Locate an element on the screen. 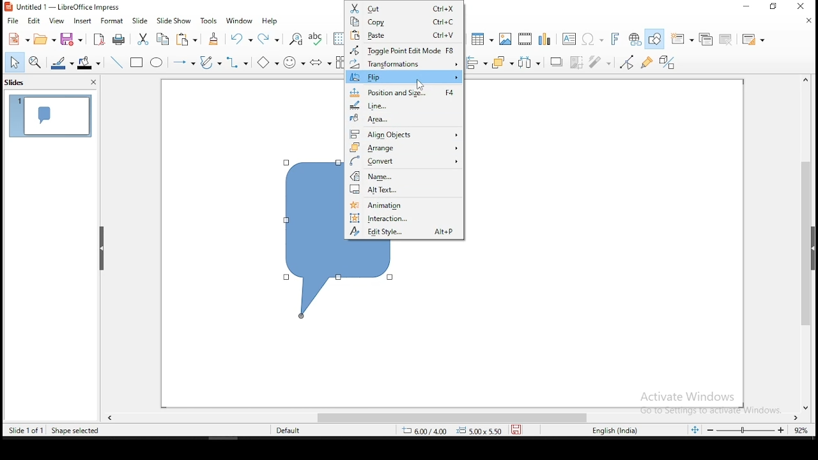  slide 1 of 1 is located at coordinates (23, 431).